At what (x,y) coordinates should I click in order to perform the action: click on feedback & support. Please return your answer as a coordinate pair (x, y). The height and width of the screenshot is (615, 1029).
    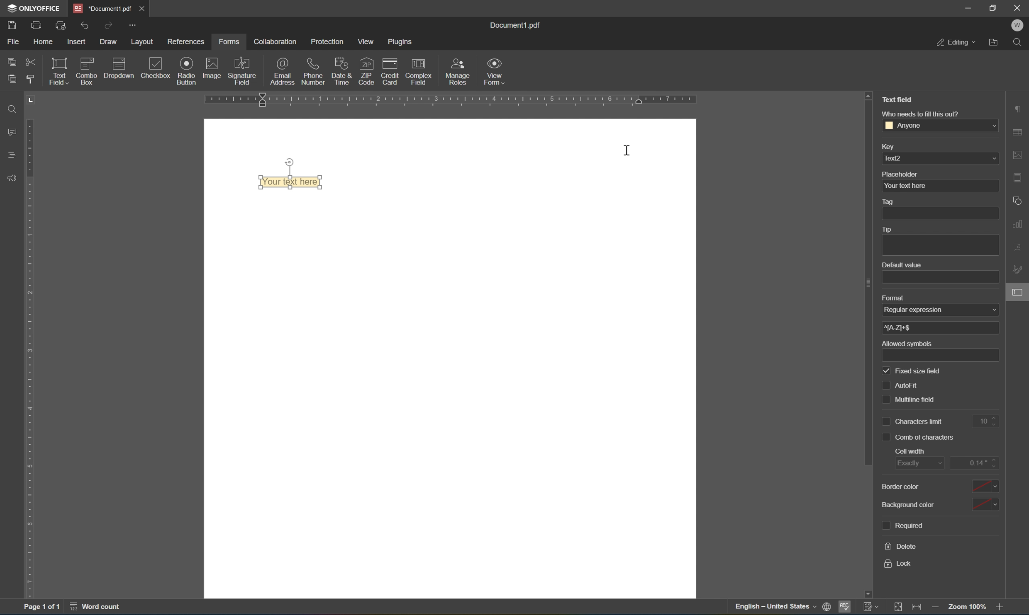
    Looking at the image, I should click on (11, 176).